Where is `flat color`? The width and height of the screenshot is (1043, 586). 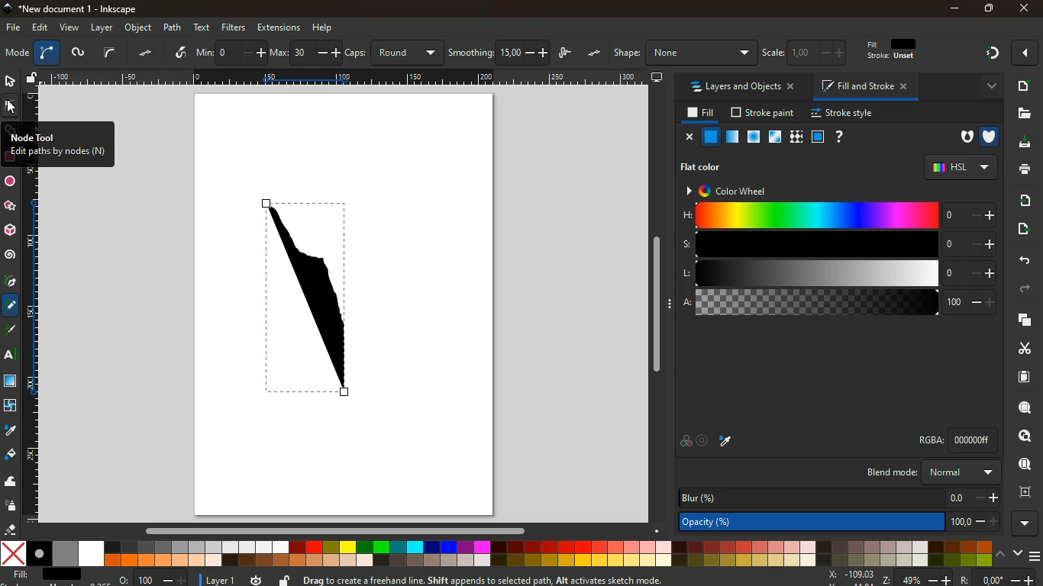
flat color is located at coordinates (706, 166).